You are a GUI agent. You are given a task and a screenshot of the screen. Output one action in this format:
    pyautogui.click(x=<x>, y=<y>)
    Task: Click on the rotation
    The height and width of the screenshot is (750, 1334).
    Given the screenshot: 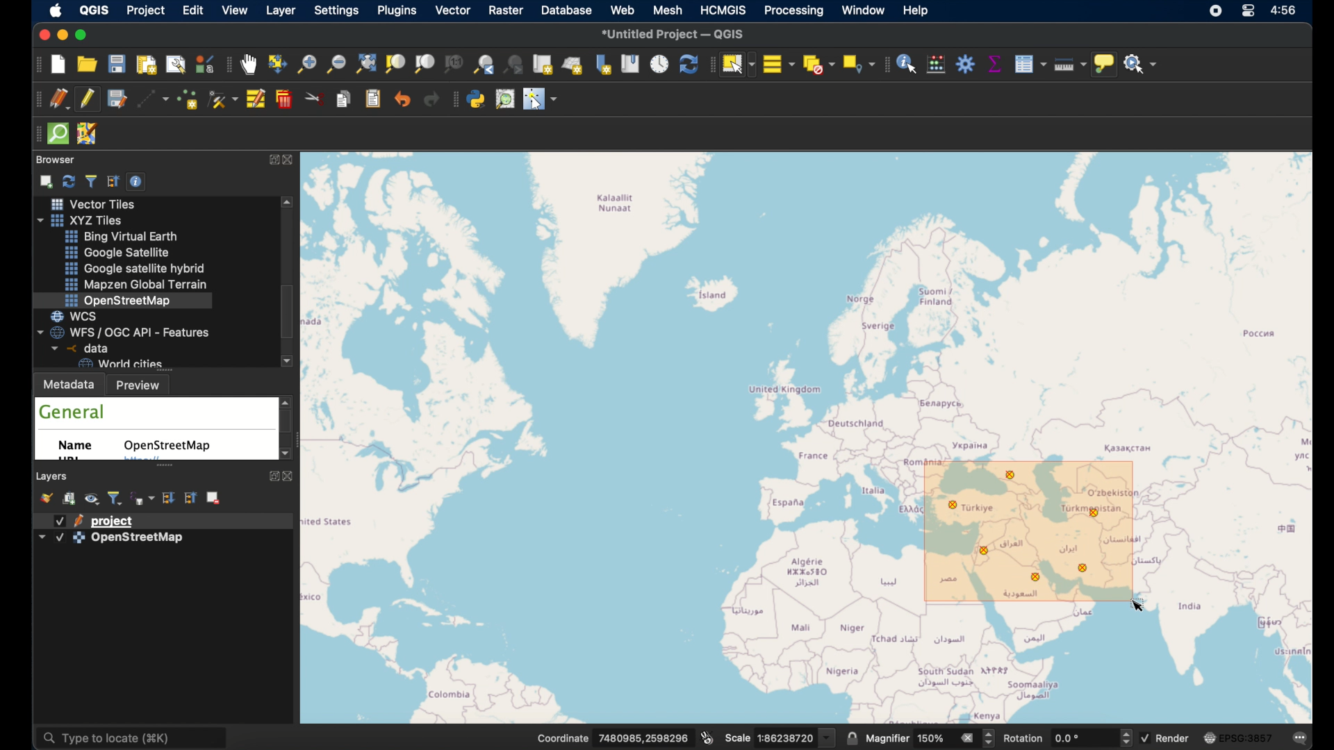 What is the action you would take?
    pyautogui.click(x=1025, y=738)
    